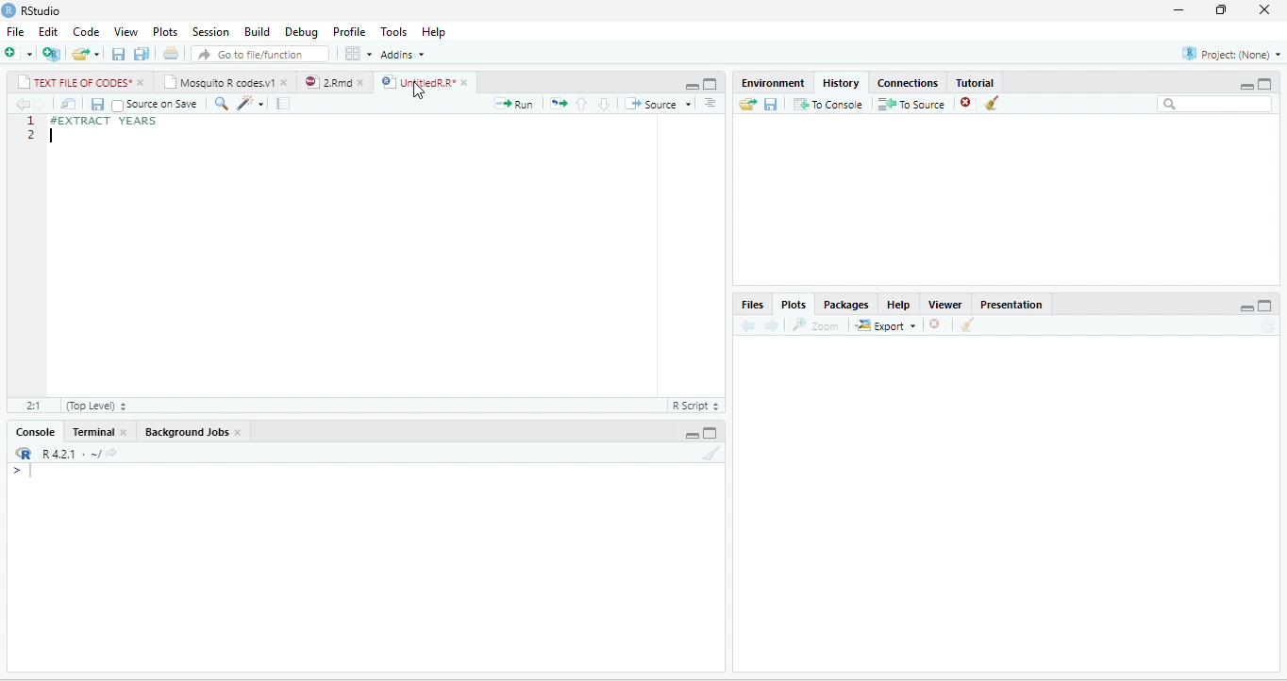 Image resolution: width=1287 pixels, height=681 pixels. Describe the element at coordinates (92, 432) in the screenshot. I see `Terminal ` at that location.